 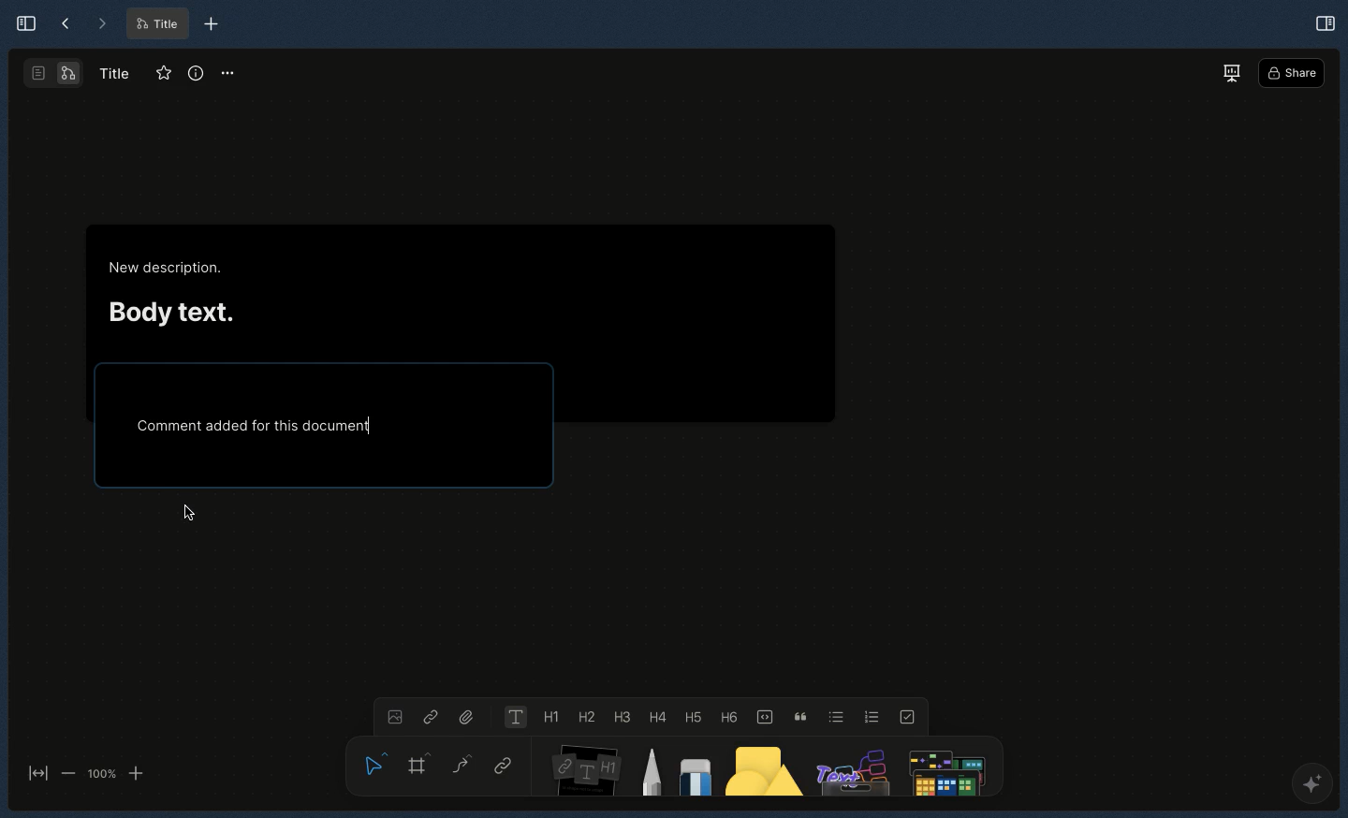 I want to click on Heading 6, so click(x=727, y=716).